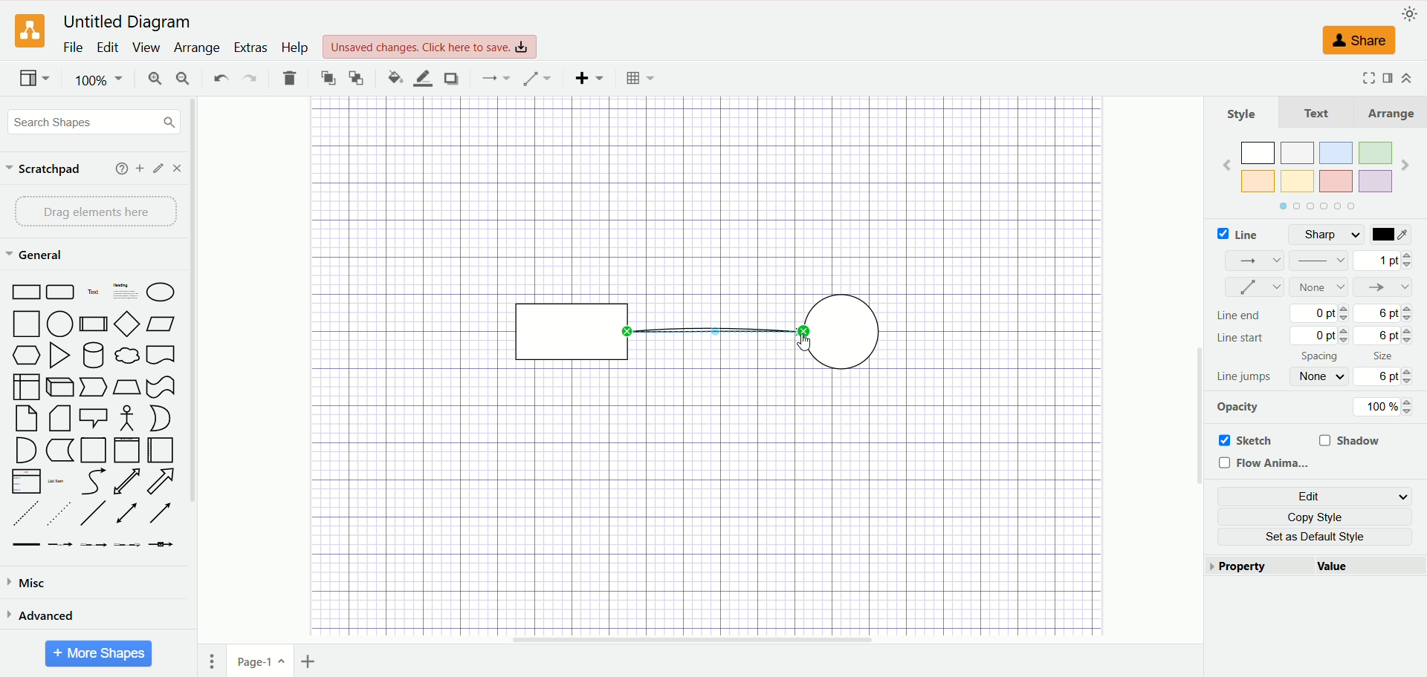 This screenshot has height=677, width=1427. I want to click on More Shapes, so click(99, 653).